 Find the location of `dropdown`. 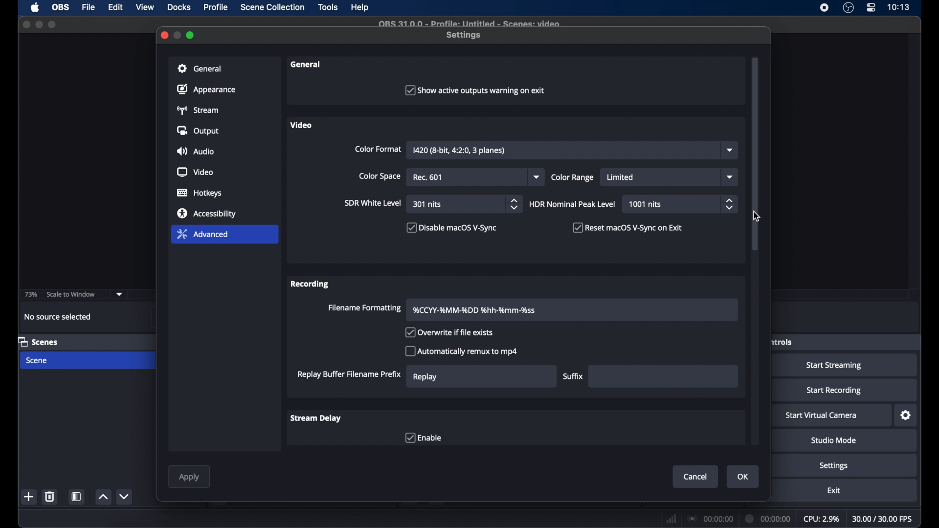

dropdown is located at coordinates (537, 177).